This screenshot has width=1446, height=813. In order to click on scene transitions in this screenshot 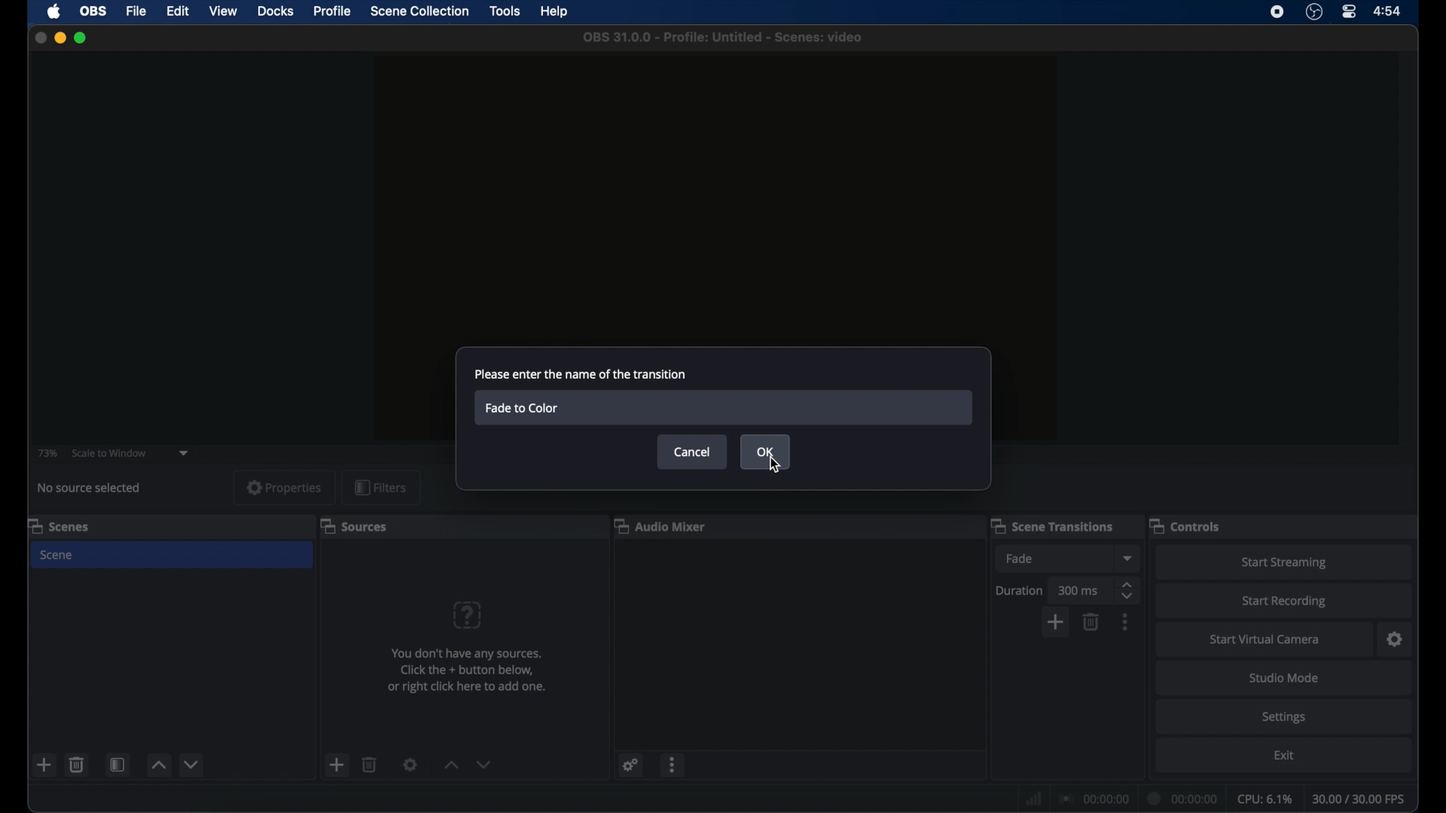, I will do `click(1052, 525)`.